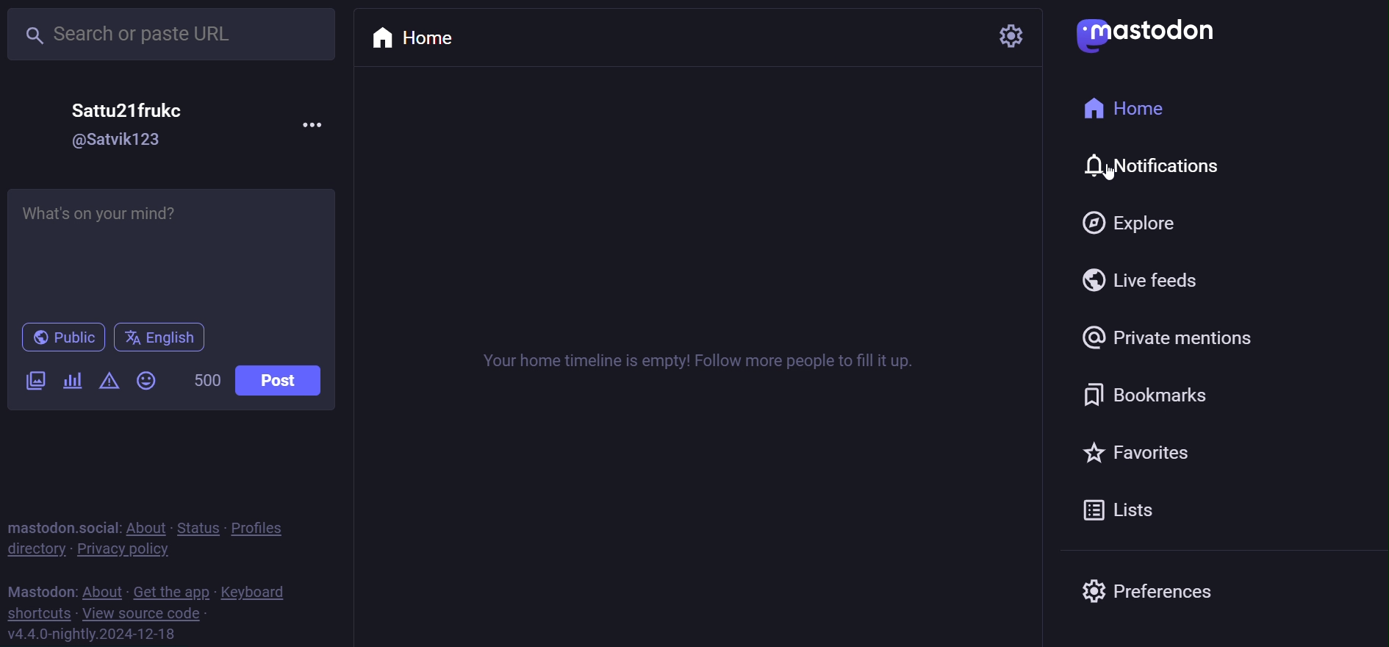  What do you see at coordinates (1149, 596) in the screenshot?
I see `preferences` at bounding box center [1149, 596].